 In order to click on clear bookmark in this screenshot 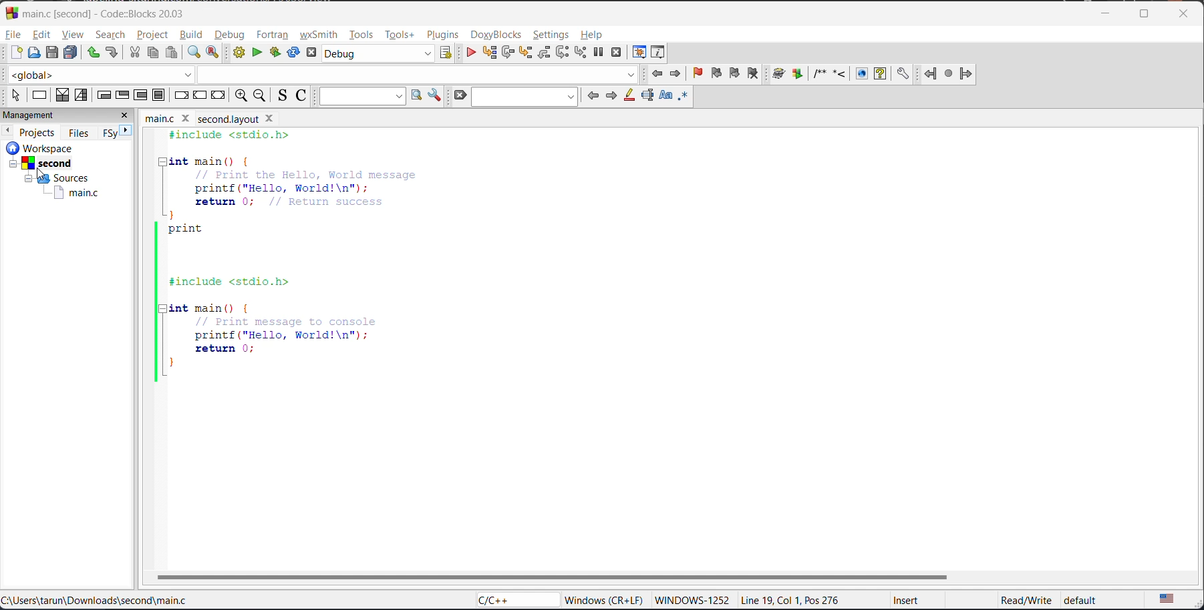, I will do `click(752, 74)`.